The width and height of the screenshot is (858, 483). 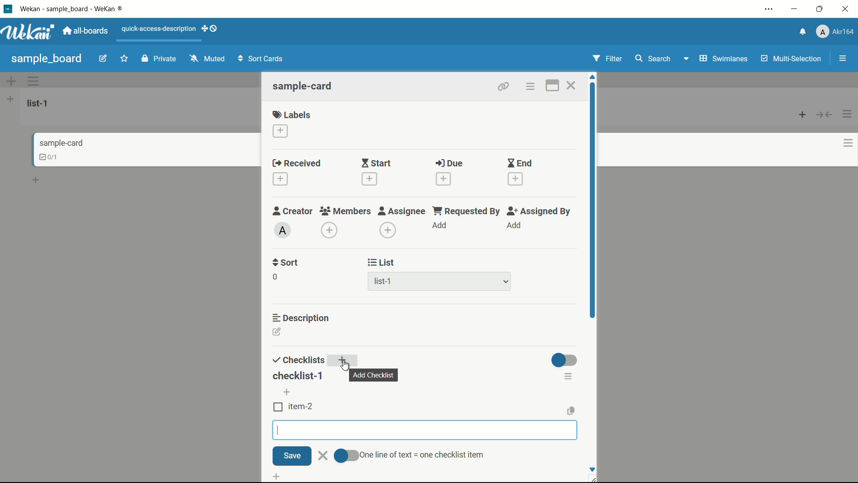 What do you see at coordinates (346, 364) in the screenshot?
I see `cursor` at bounding box center [346, 364].